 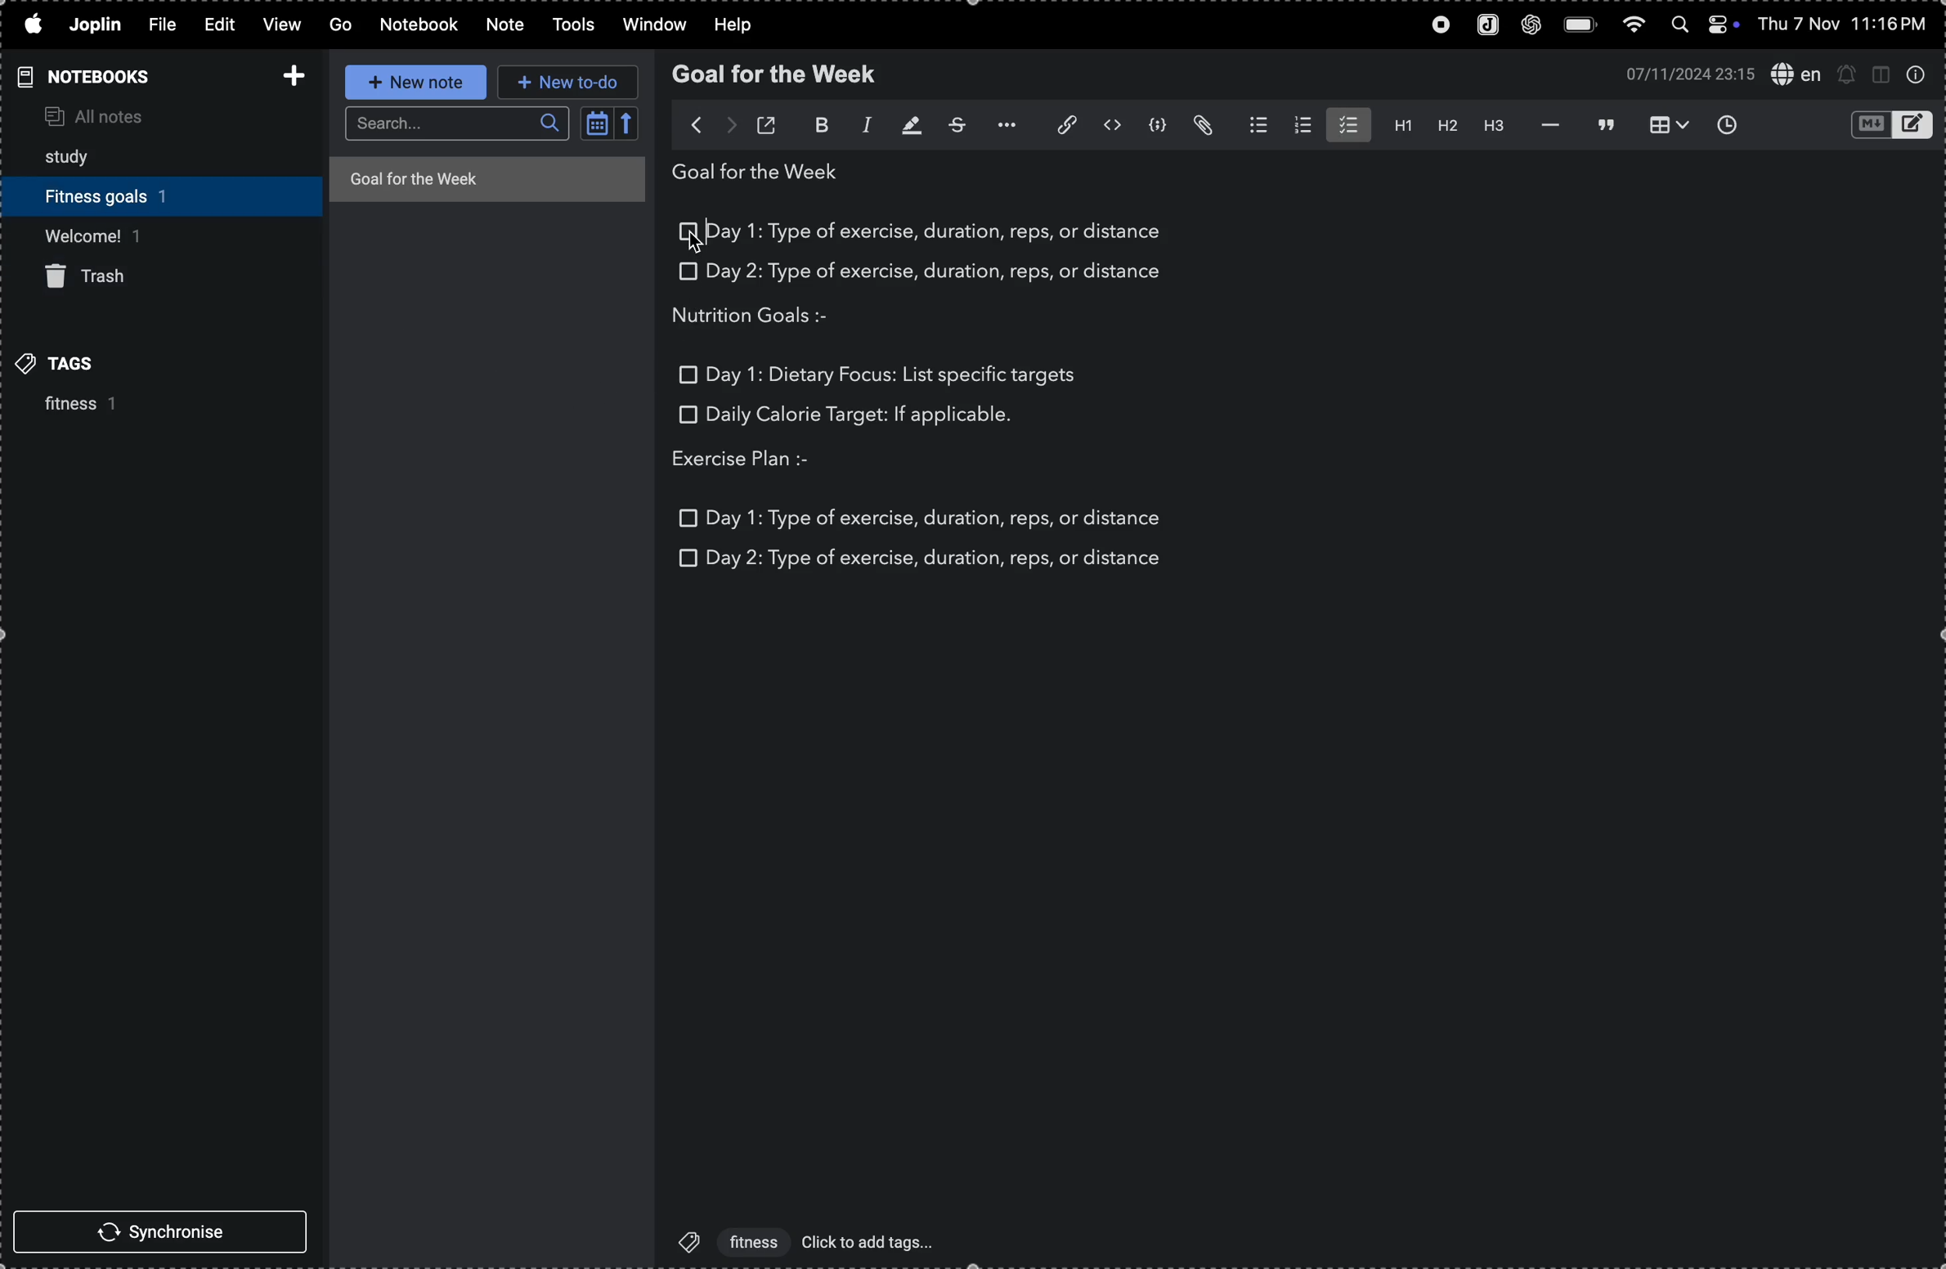 What do you see at coordinates (1204, 127) in the screenshot?
I see `attach file` at bounding box center [1204, 127].